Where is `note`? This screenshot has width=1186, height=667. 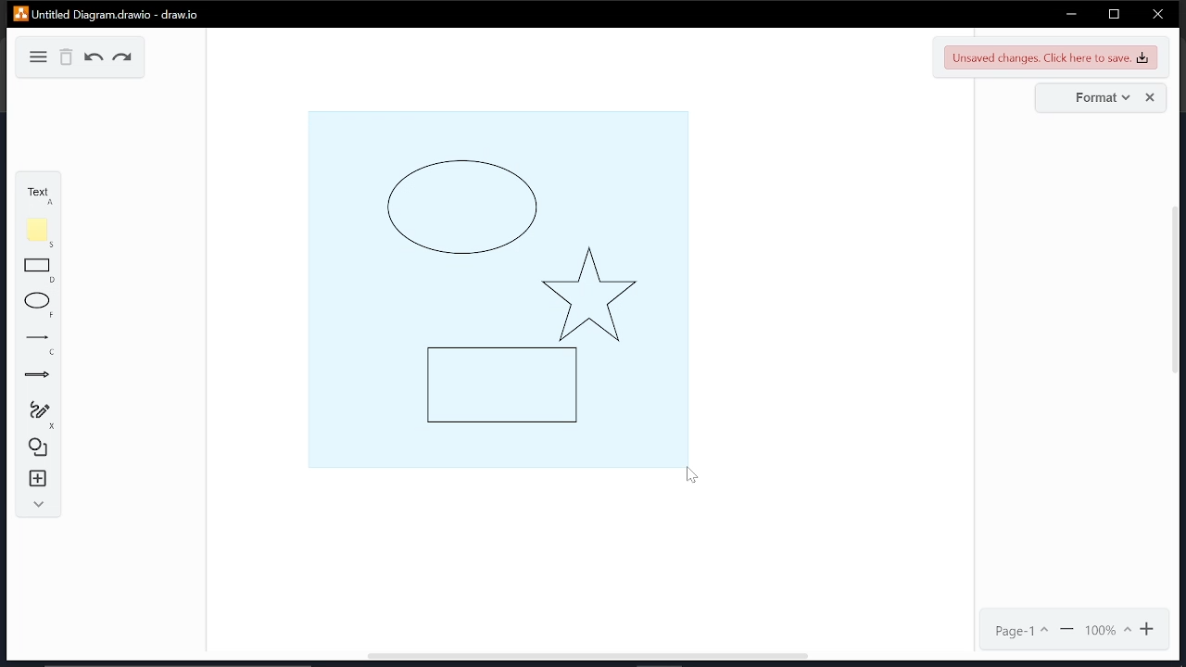
note is located at coordinates (41, 233).